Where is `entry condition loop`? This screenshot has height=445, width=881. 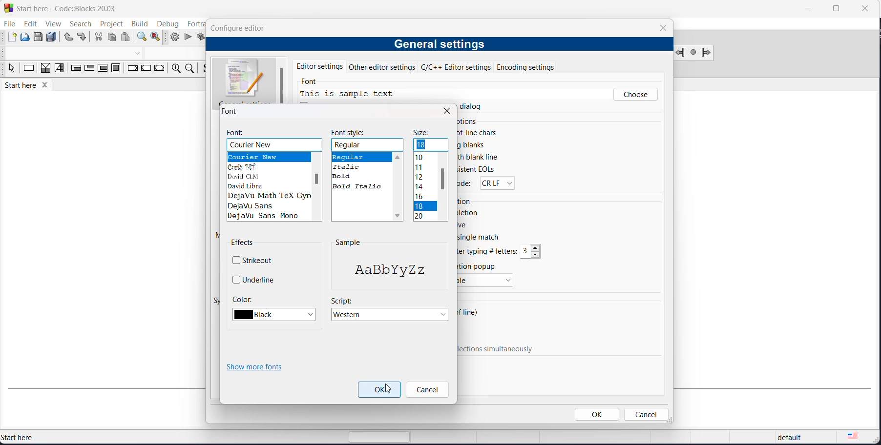
entry condition loop is located at coordinates (73, 70).